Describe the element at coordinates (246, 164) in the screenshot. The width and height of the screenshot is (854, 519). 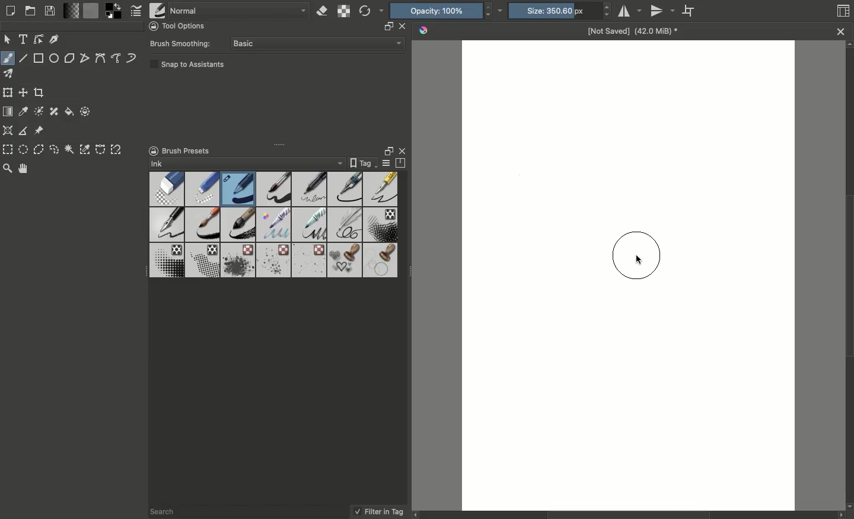
I see `Ink` at that location.